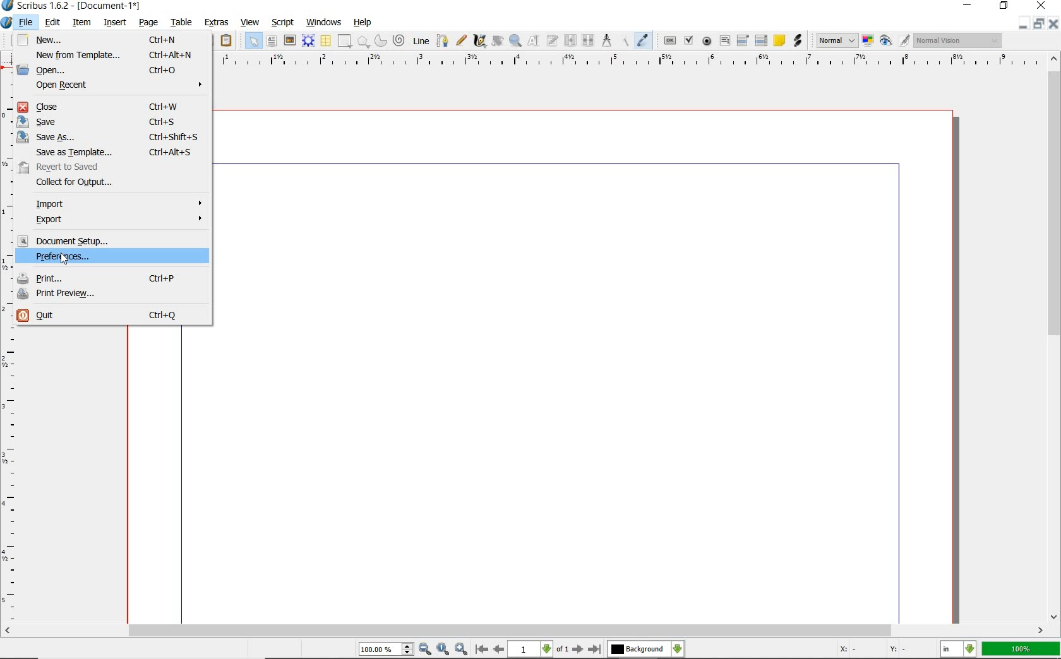 The height and width of the screenshot is (659, 1061). I want to click on restore, so click(1005, 6).